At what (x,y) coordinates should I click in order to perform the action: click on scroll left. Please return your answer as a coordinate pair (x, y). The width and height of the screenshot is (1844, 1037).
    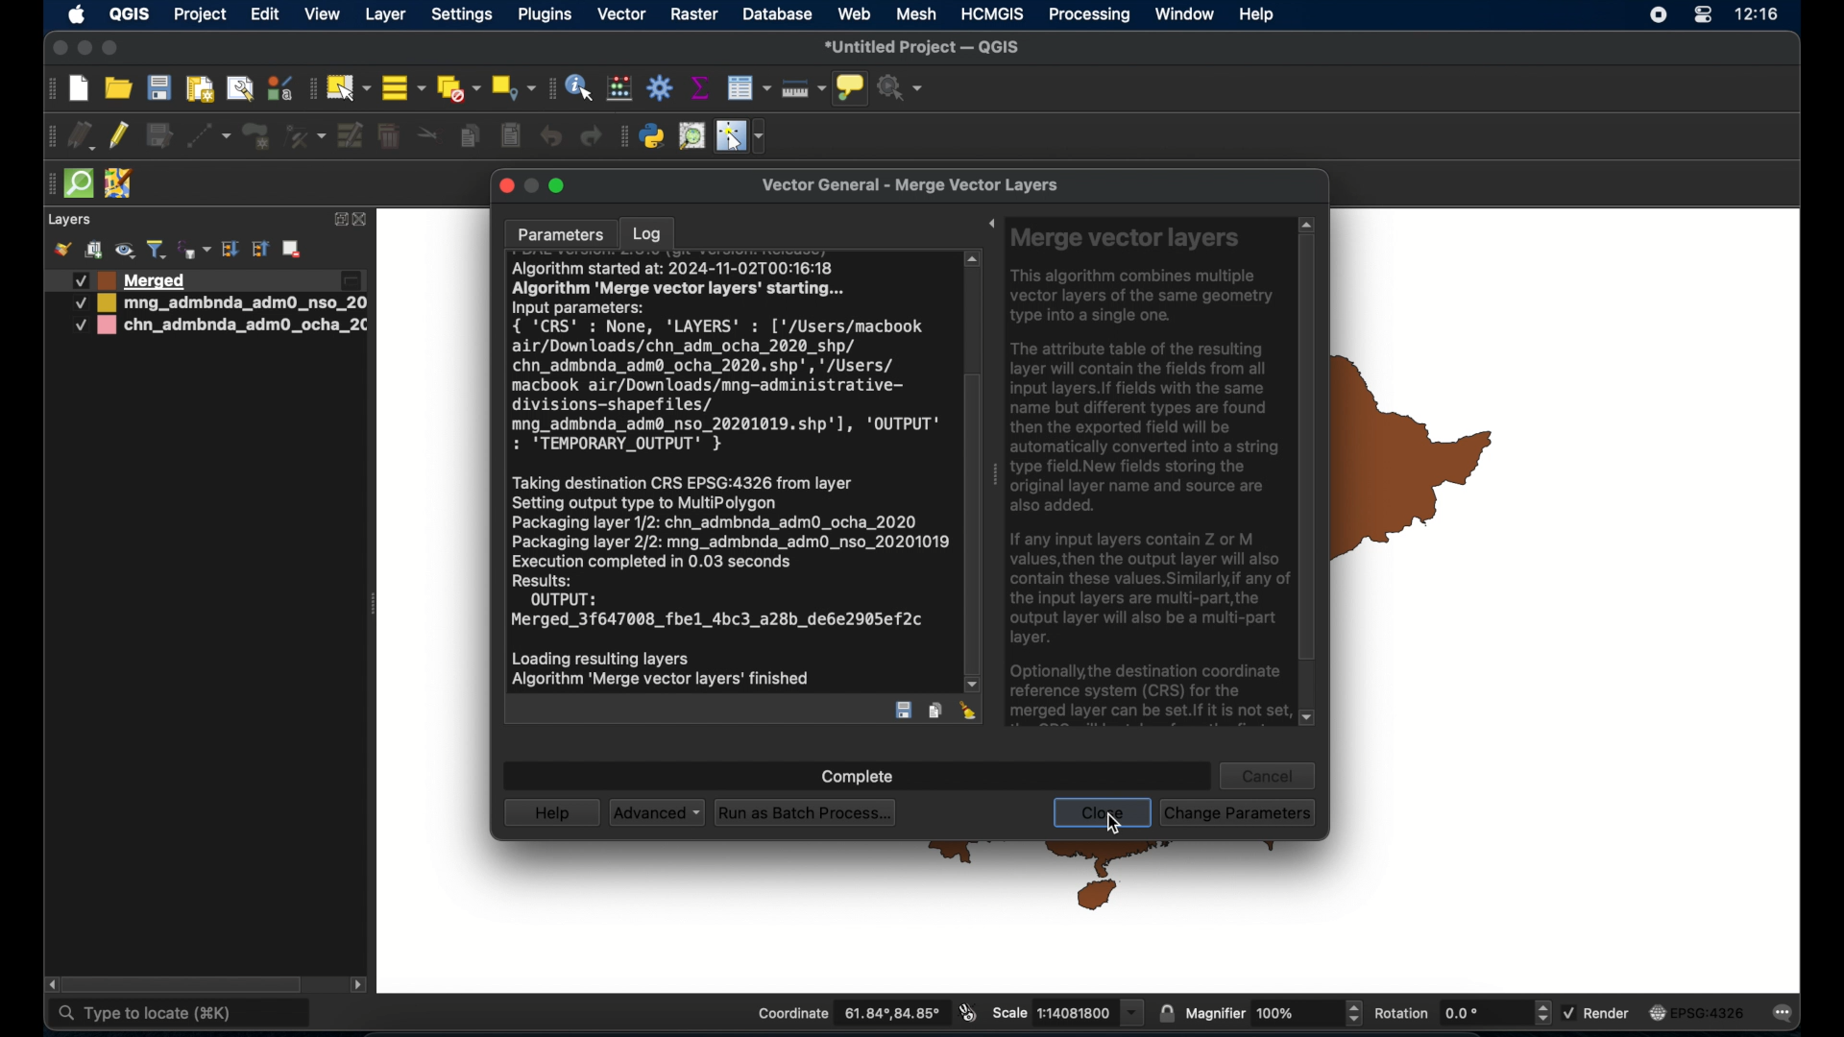
    Looking at the image, I should click on (52, 985).